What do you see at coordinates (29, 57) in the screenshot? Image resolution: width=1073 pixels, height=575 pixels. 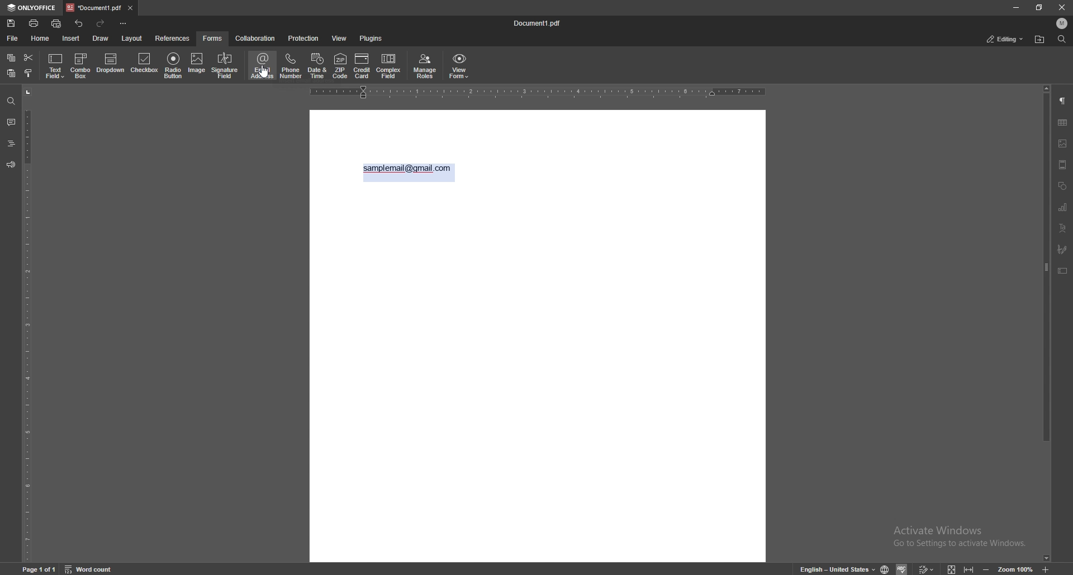 I see `cut` at bounding box center [29, 57].